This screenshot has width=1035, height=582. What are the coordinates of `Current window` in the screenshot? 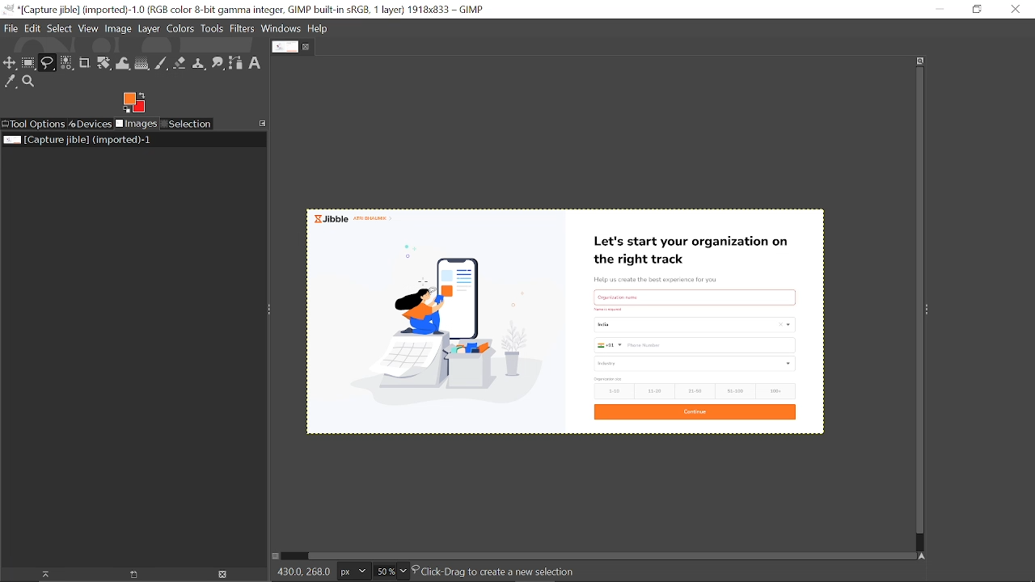 It's located at (246, 10).